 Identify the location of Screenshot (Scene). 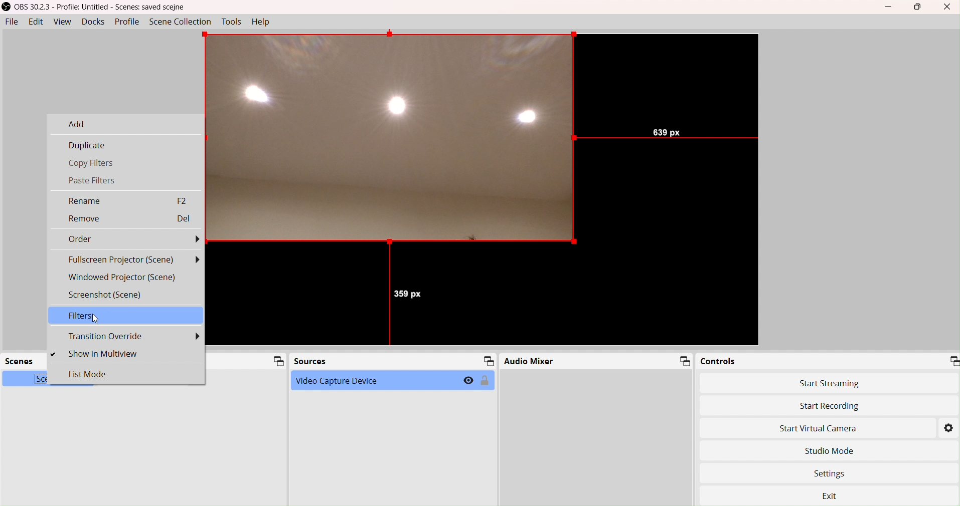
(110, 295).